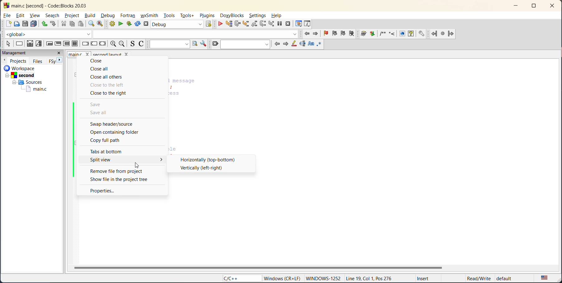 Image resolution: width=562 pixels, height=283 pixels. I want to click on files, so click(38, 61).